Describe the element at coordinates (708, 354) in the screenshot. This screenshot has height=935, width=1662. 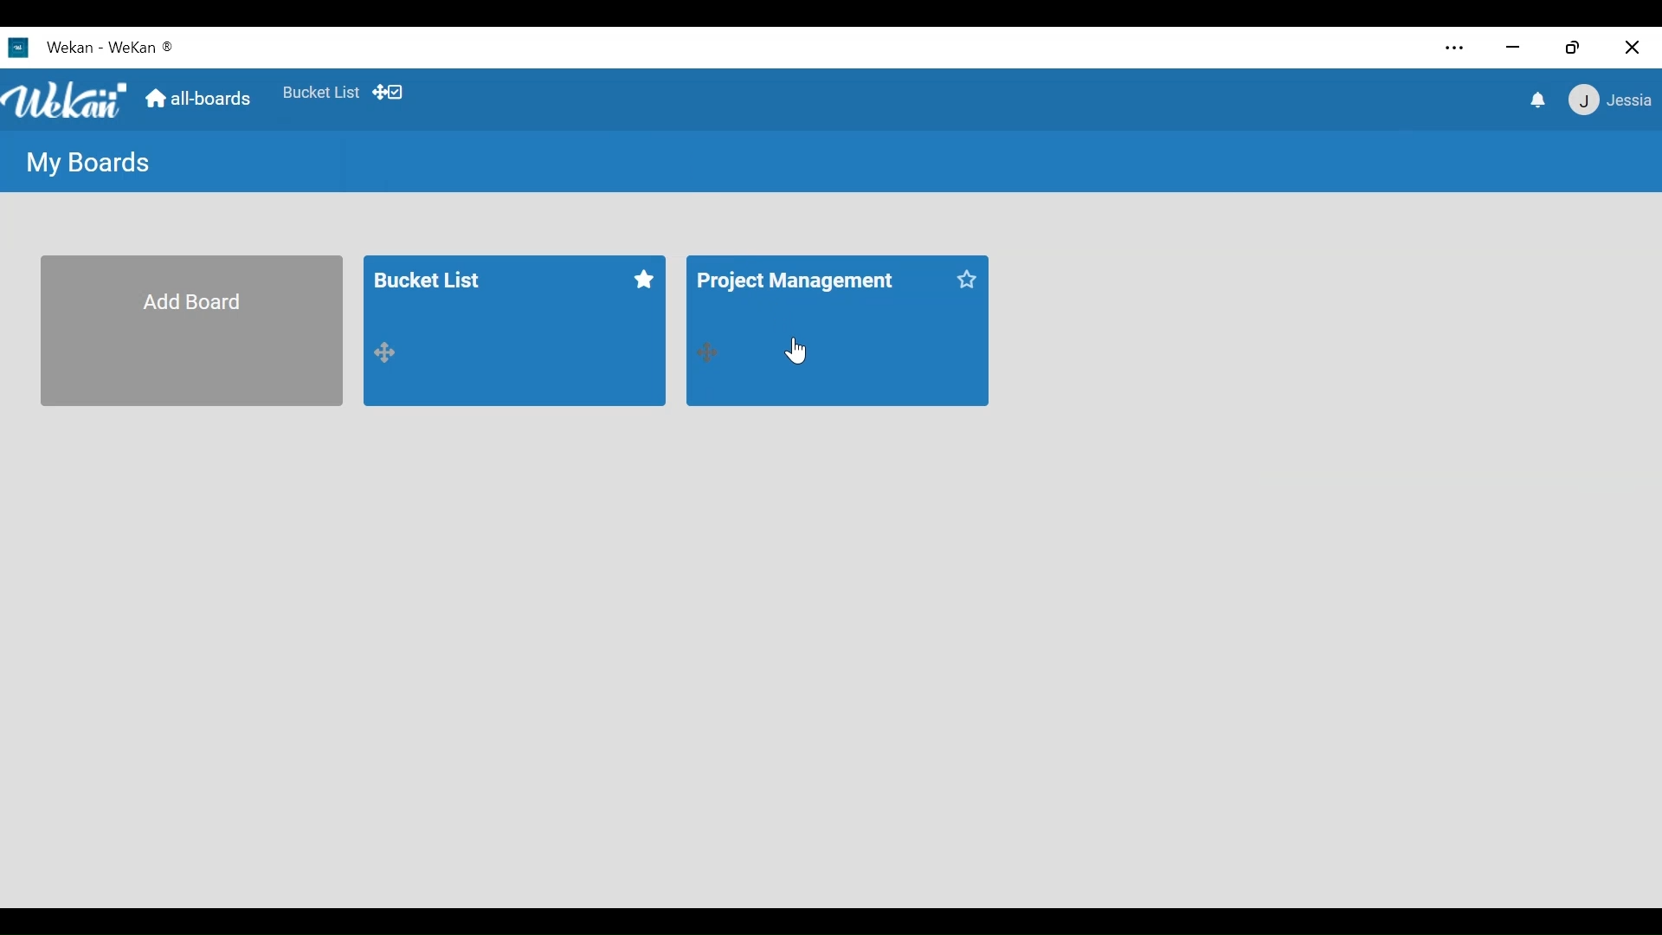
I see `drag` at that location.